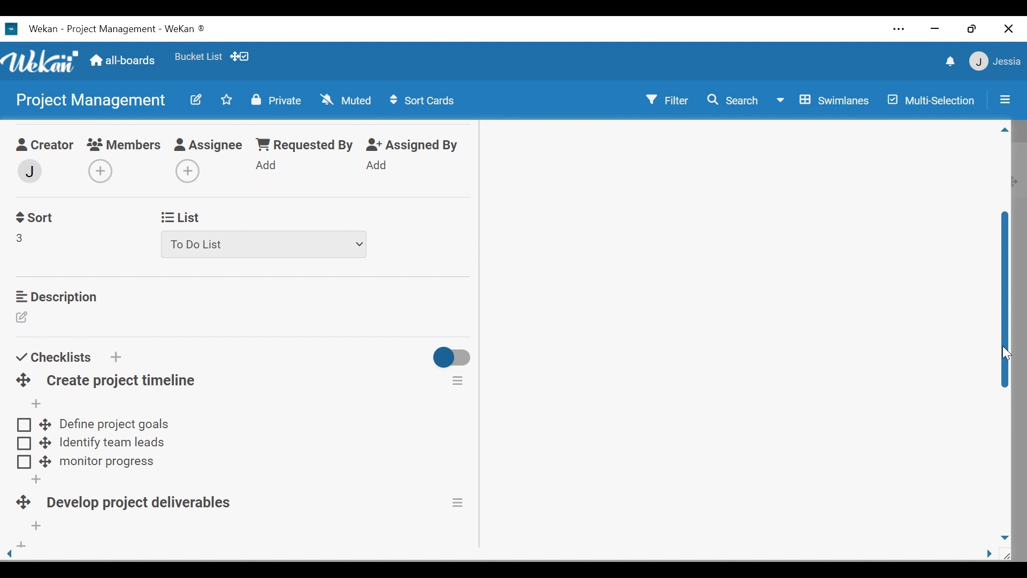  Describe the element at coordinates (117, 358) in the screenshot. I see `` at that location.